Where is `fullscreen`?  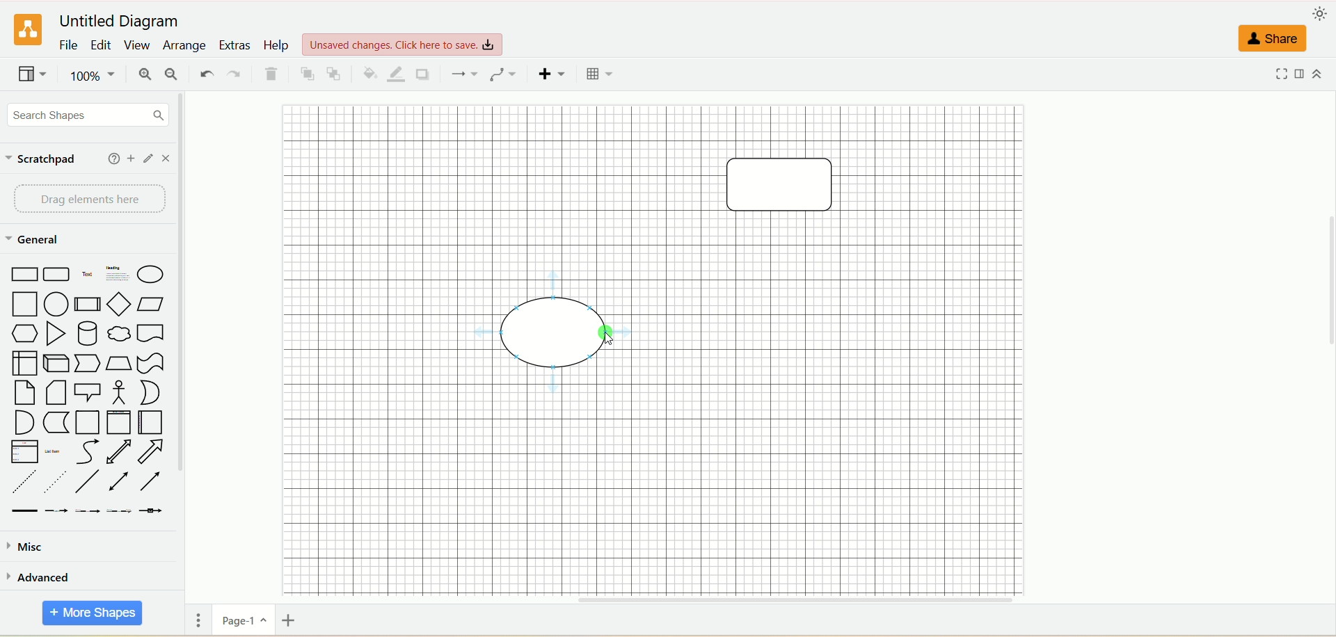 fullscreen is located at coordinates (1280, 74).